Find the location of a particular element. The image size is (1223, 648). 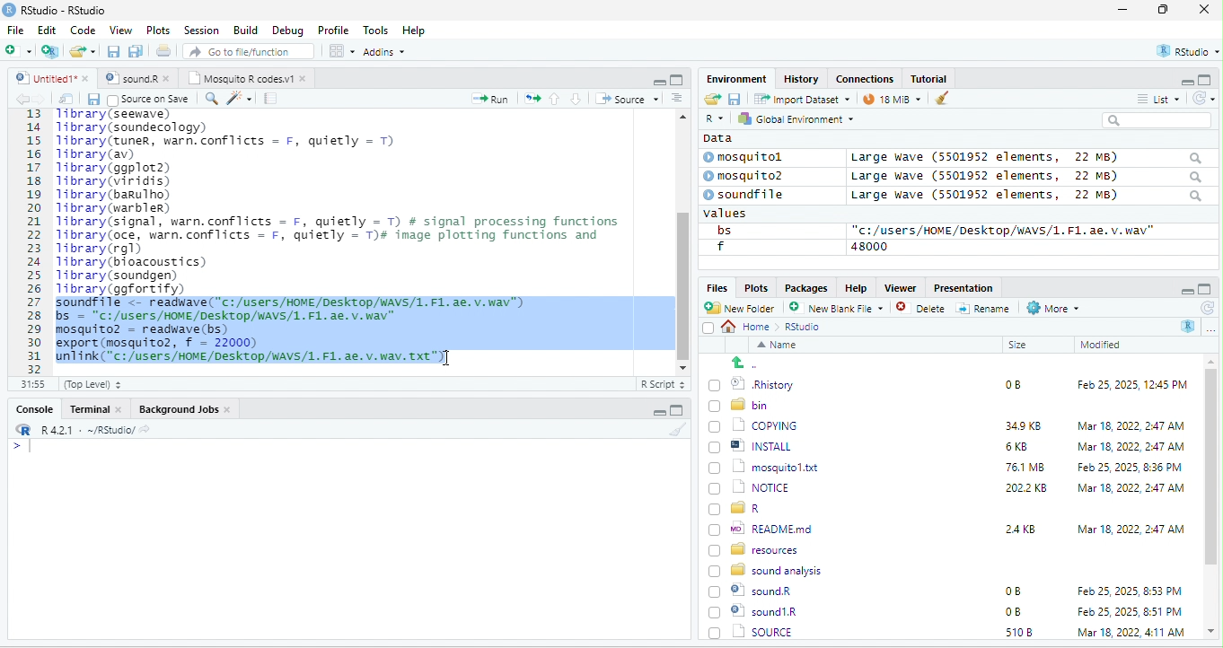

maximize is located at coordinates (1207, 79).